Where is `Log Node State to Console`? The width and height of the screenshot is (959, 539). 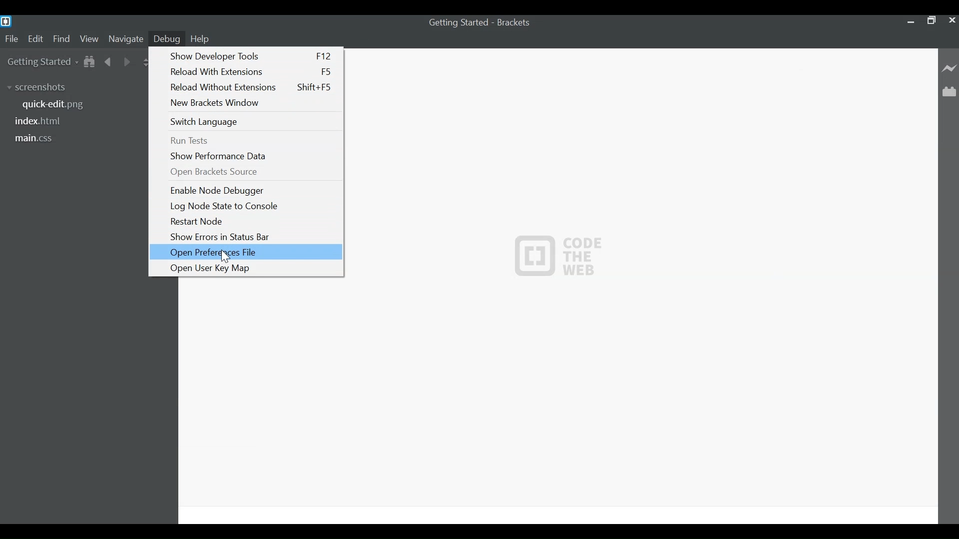 Log Node State to Console is located at coordinates (248, 208).